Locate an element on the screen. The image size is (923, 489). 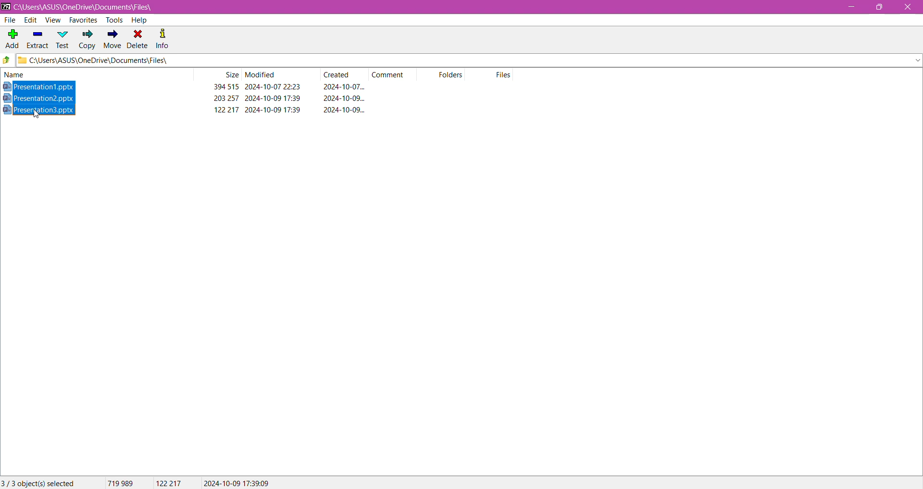
Info is located at coordinates (163, 38).